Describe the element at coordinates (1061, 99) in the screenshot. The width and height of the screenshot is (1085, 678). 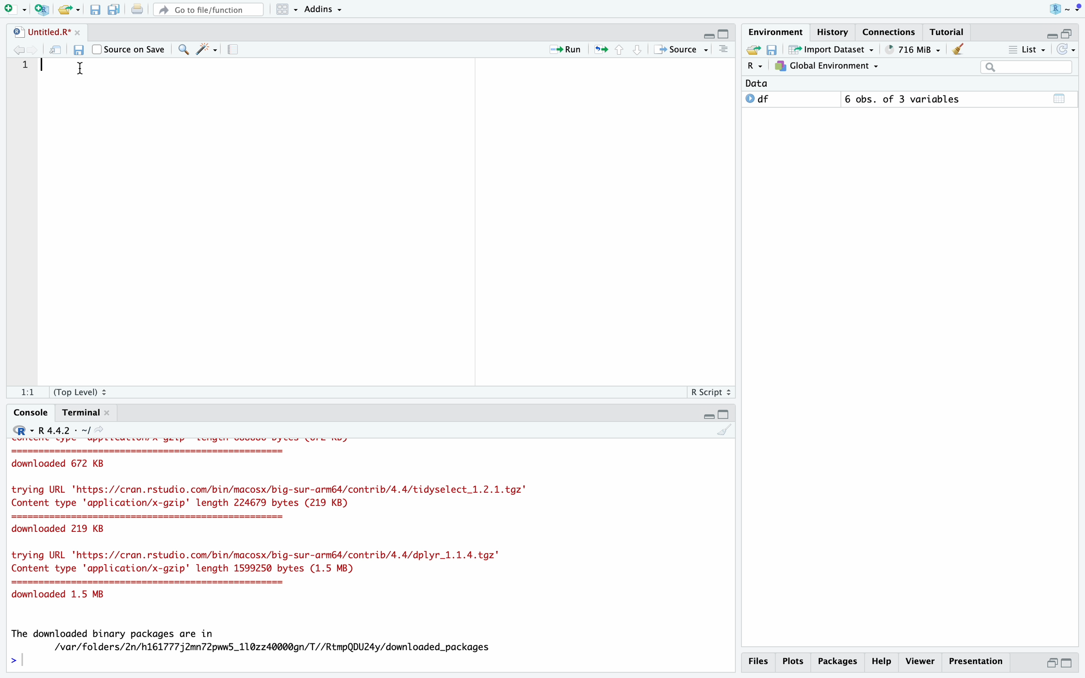
I see `Calender` at that location.